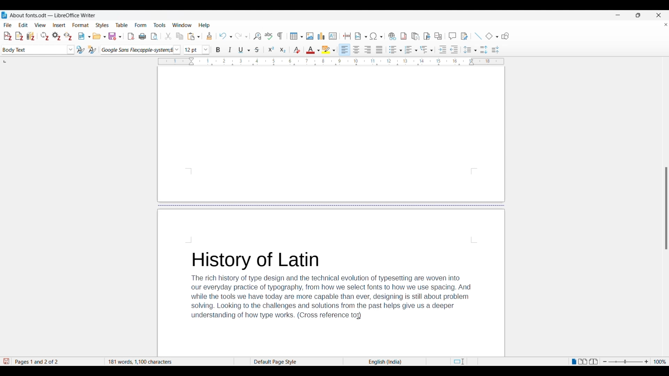 This screenshot has width=669, height=376. What do you see at coordinates (23, 25) in the screenshot?
I see `Edit menu` at bounding box center [23, 25].